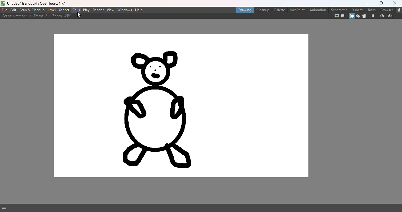 The height and width of the screenshot is (212, 402). I want to click on Freeze, so click(373, 16).